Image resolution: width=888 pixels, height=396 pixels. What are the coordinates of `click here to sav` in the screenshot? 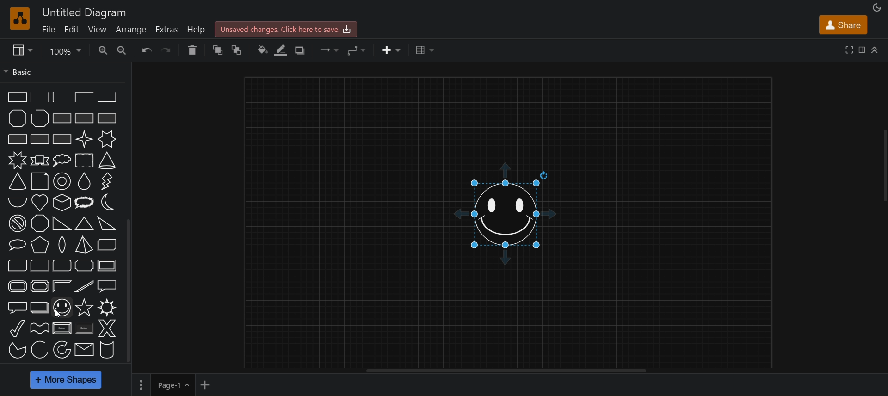 It's located at (284, 29).